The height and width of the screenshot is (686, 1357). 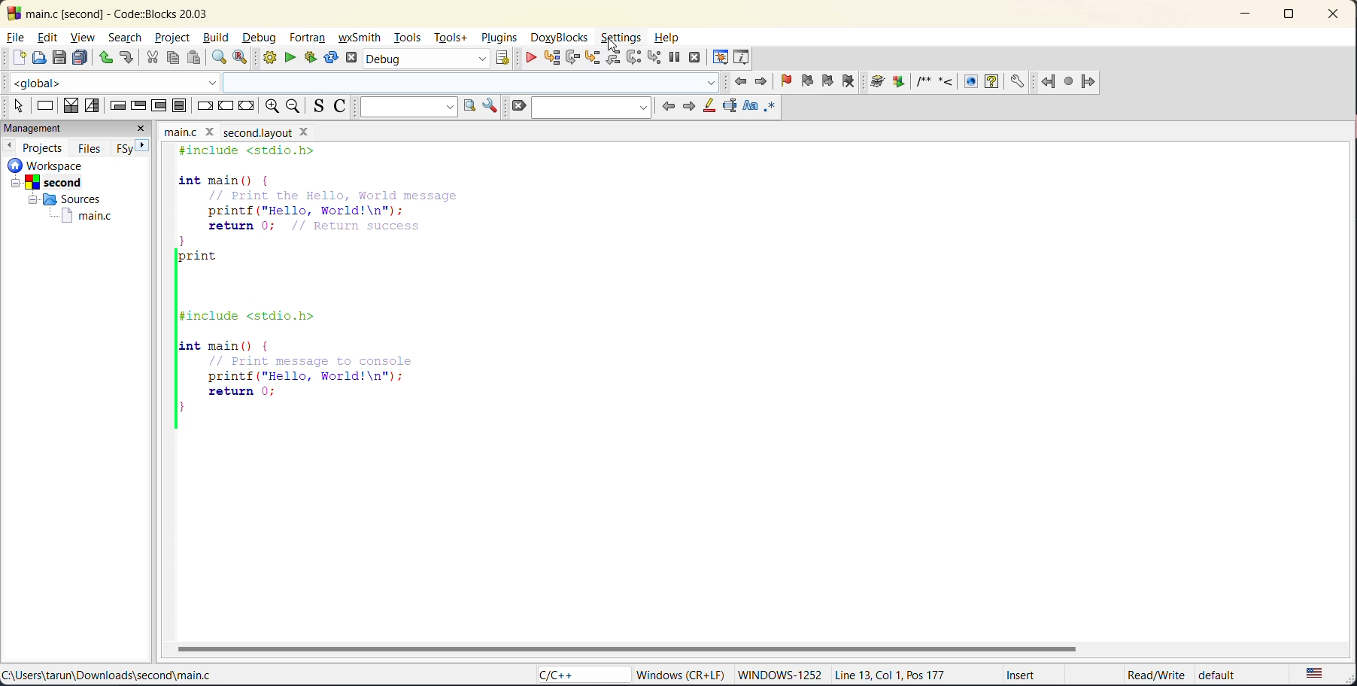 What do you see at coordinates (1140, 675) in the screenshot?
I see `Read/Write` at bounding box center [1140, 675].